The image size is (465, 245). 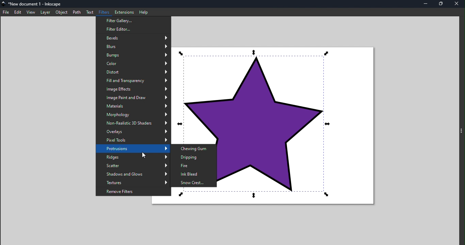 What do you see at coordinates (441, 4) in the screenshot?
I see `Maximize` at bounding box center [441, 4].